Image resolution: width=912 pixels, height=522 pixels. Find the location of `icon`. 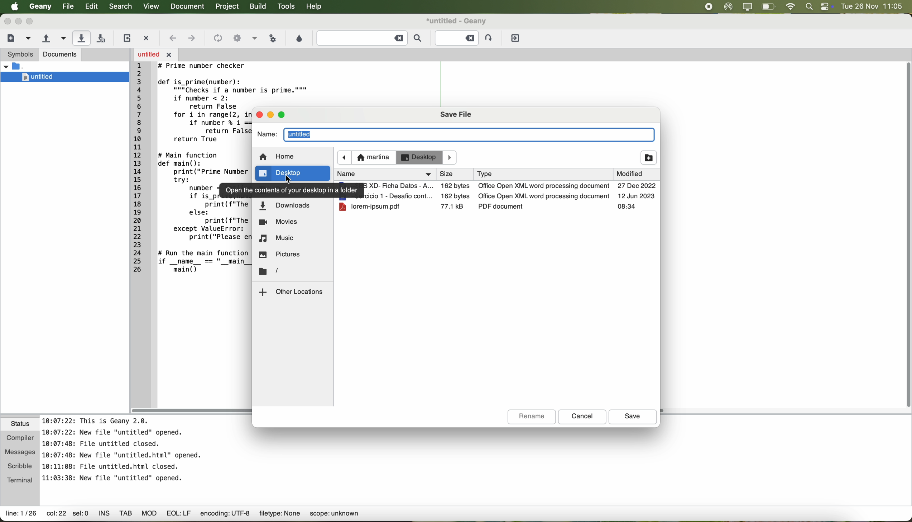

icon is located at coordinates (236, 37).